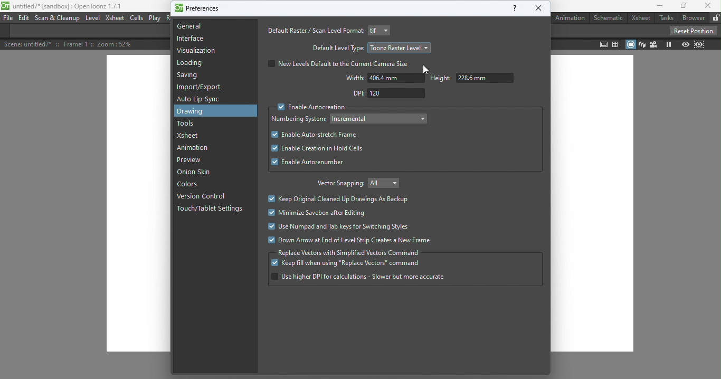 The height and width of the screenshot is (379, 721). What do you see at coordinates (337, 184) in the screenshot?
I see `Vector snapping` at bounding box center [337, 184].